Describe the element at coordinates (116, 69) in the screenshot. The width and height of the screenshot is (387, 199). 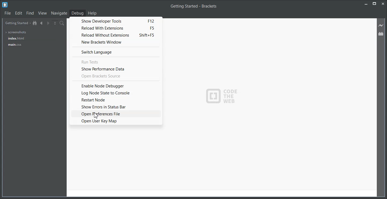
I see `Show Performance Data` at that location.